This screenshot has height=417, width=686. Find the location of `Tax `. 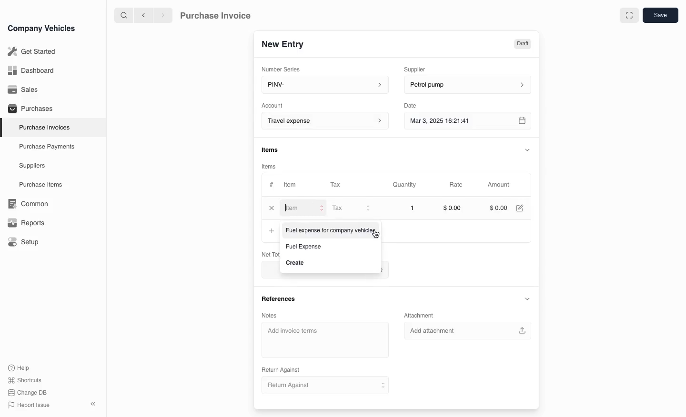

Tax  is located at coordinates (351, 209).